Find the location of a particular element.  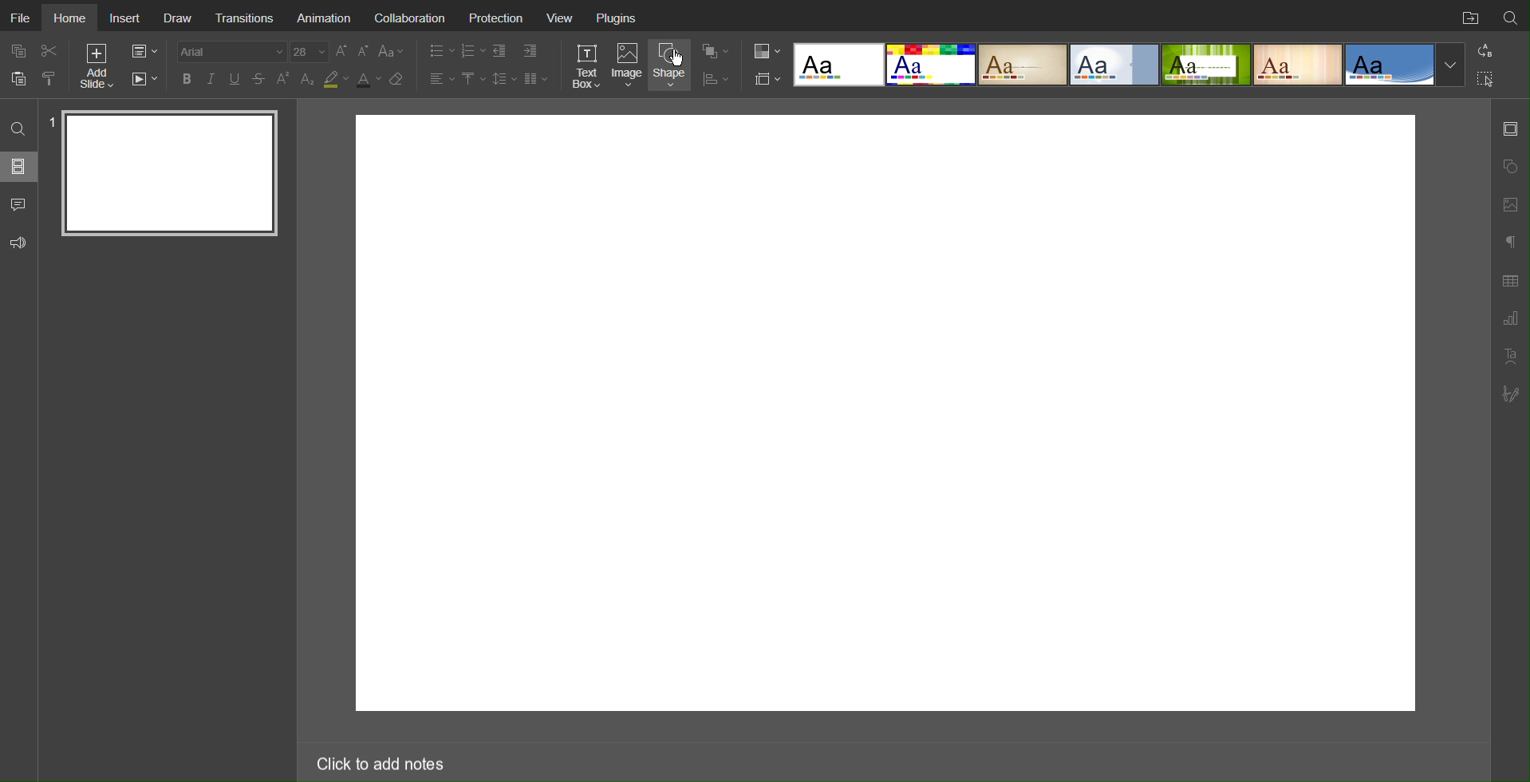

cursor is located at coordinates (678, 58).